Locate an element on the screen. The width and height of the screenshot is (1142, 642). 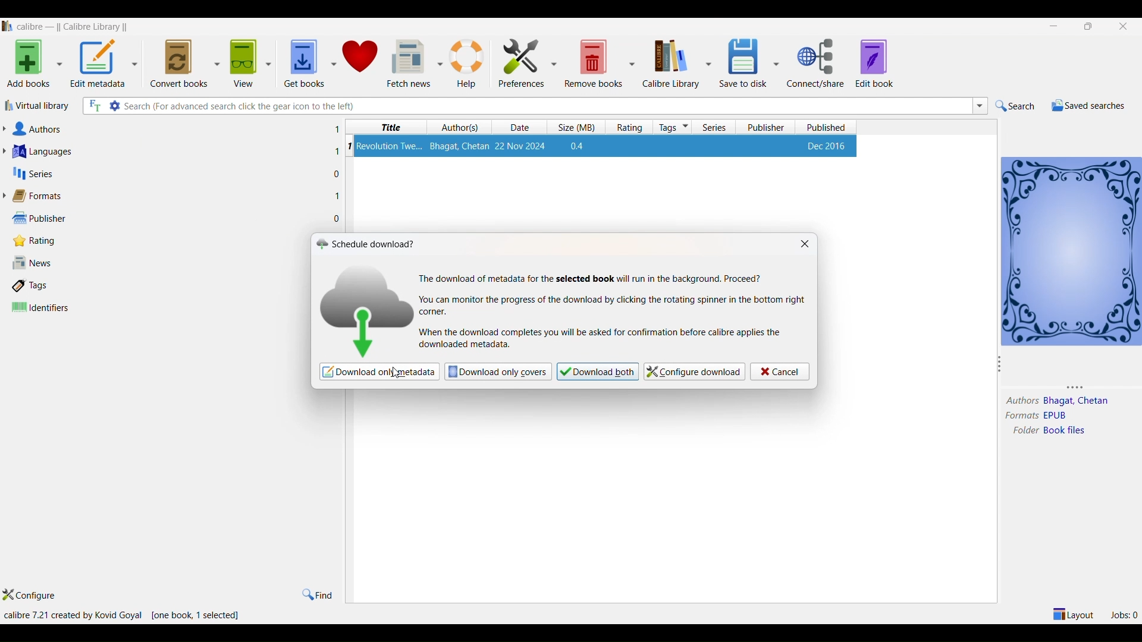
0 is located at coordinates (337, 218).